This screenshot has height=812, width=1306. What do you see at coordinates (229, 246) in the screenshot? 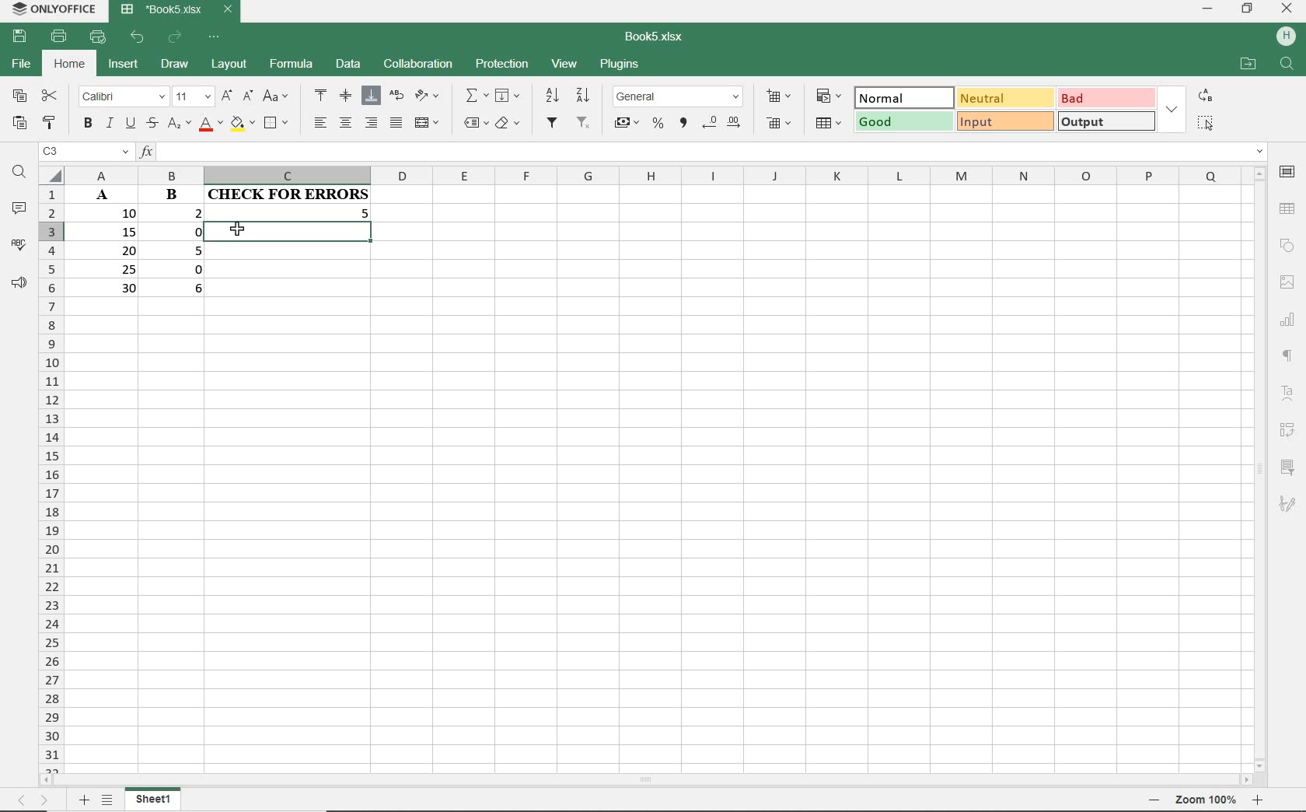
I see `DATA` at bounding box center [229, 246].